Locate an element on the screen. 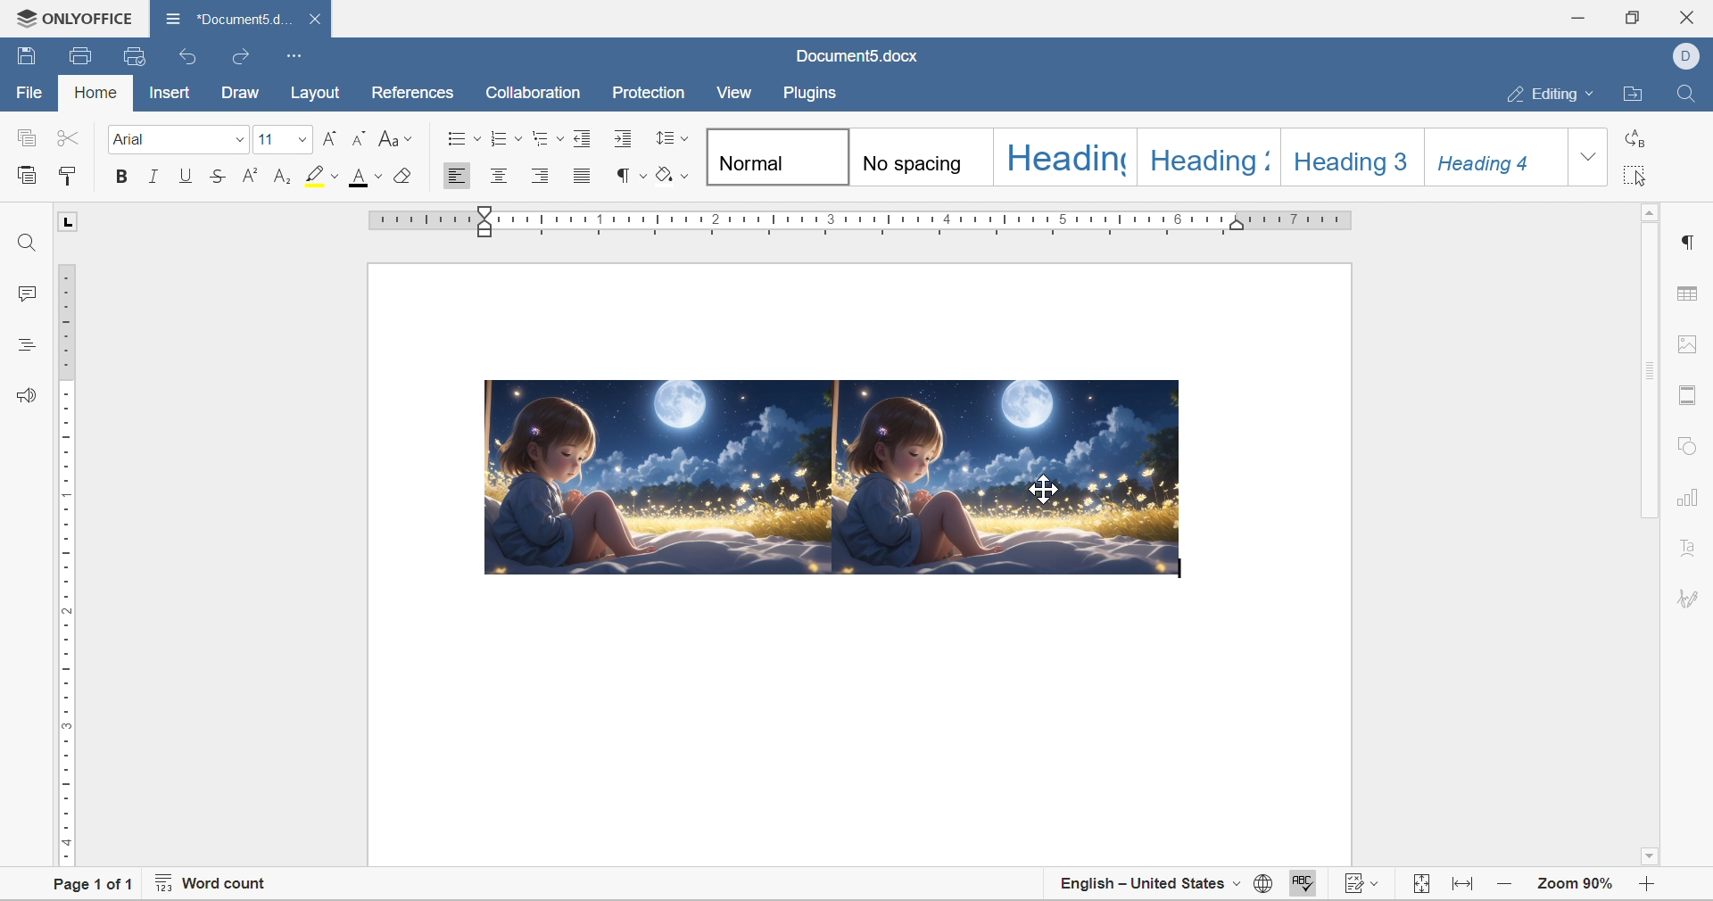  bold is located at coordinates (121, 176).